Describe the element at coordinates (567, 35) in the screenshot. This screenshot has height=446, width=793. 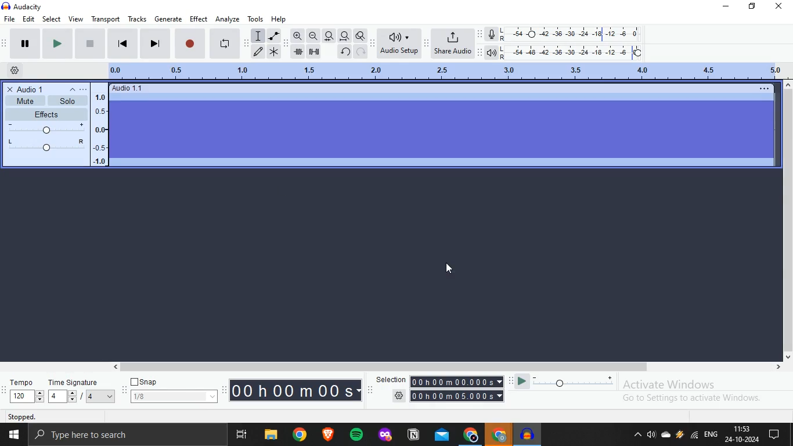
I see `LR Mike` at that location.